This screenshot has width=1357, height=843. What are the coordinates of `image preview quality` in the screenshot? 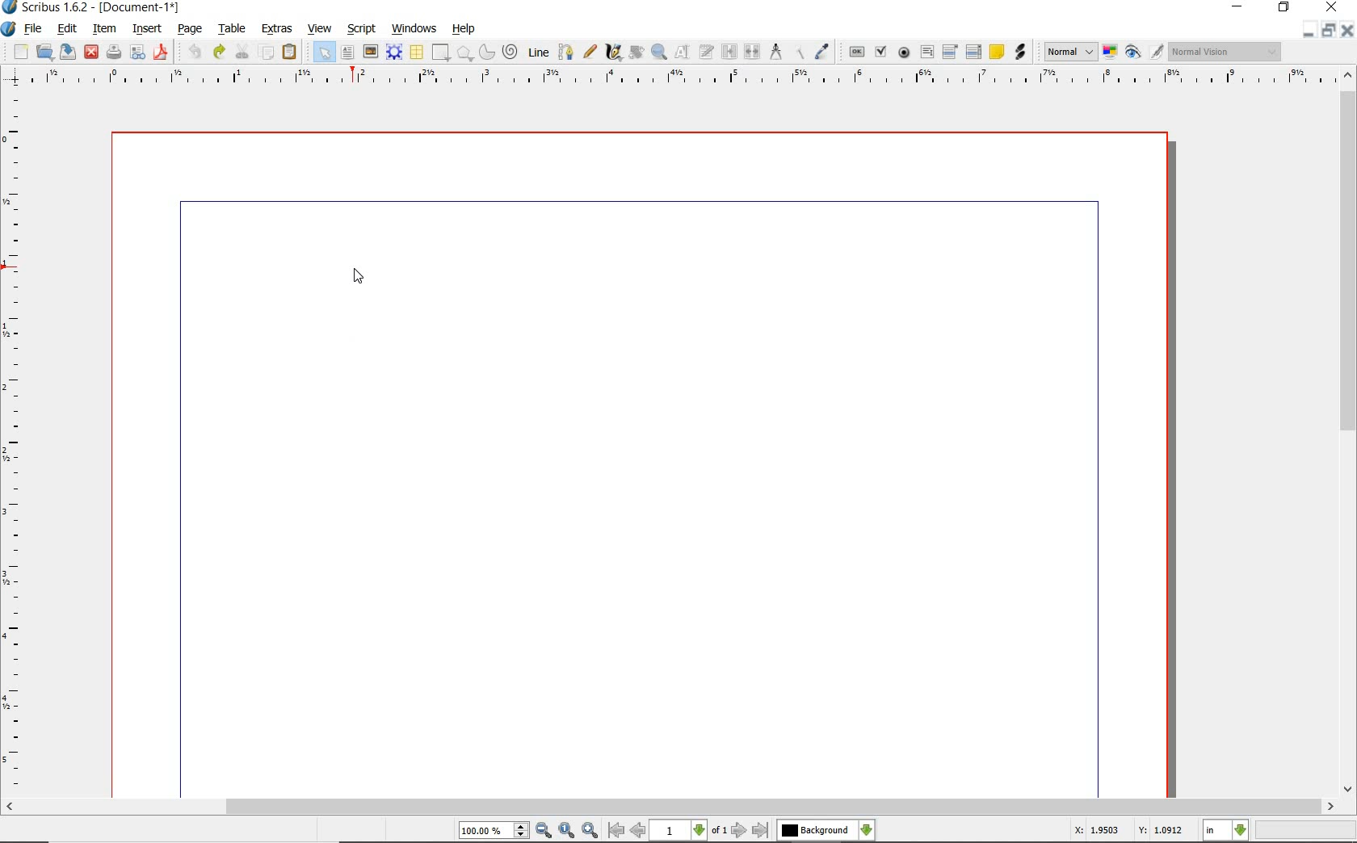 It's located at (1069, 50).